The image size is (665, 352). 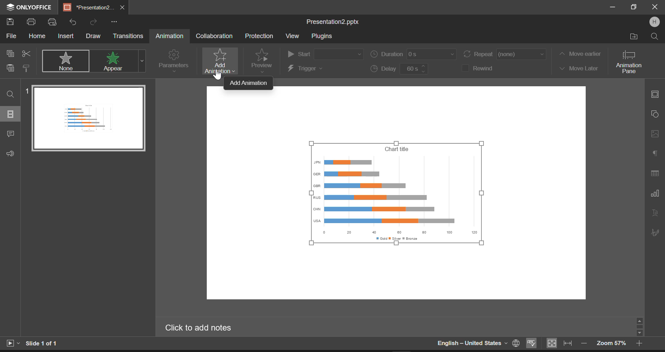 What do you see at coordinates (260, 36) in the screenshot?
I see `Protection` at bounding box center [260, 36].